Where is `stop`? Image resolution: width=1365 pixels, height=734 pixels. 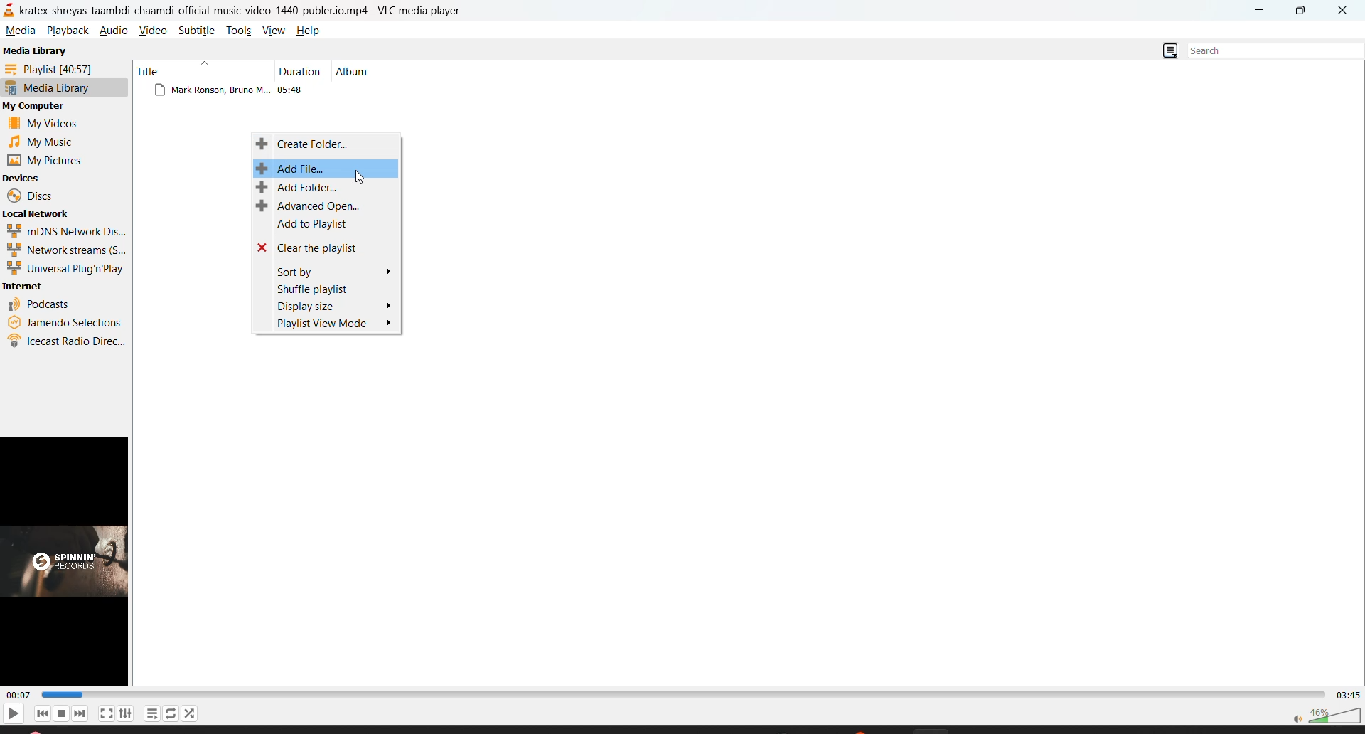 stop is located at coordinates (62, 713).